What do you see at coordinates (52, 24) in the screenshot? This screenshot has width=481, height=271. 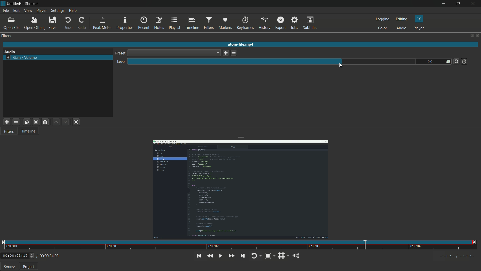 I see `save` at bounding box center [52, 24].